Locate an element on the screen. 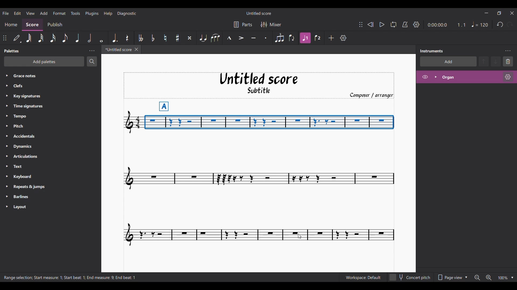 The width and height of the screenshot is (517, 290). Description of current selection is located at coordinates (71, 277).